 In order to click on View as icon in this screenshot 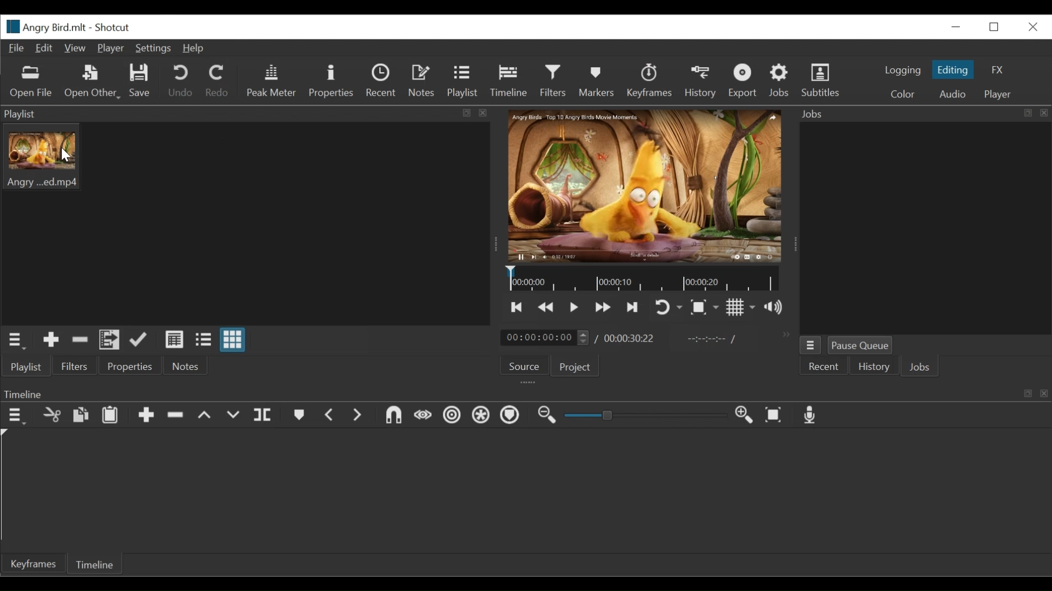, I will do `click(234, 339)`.